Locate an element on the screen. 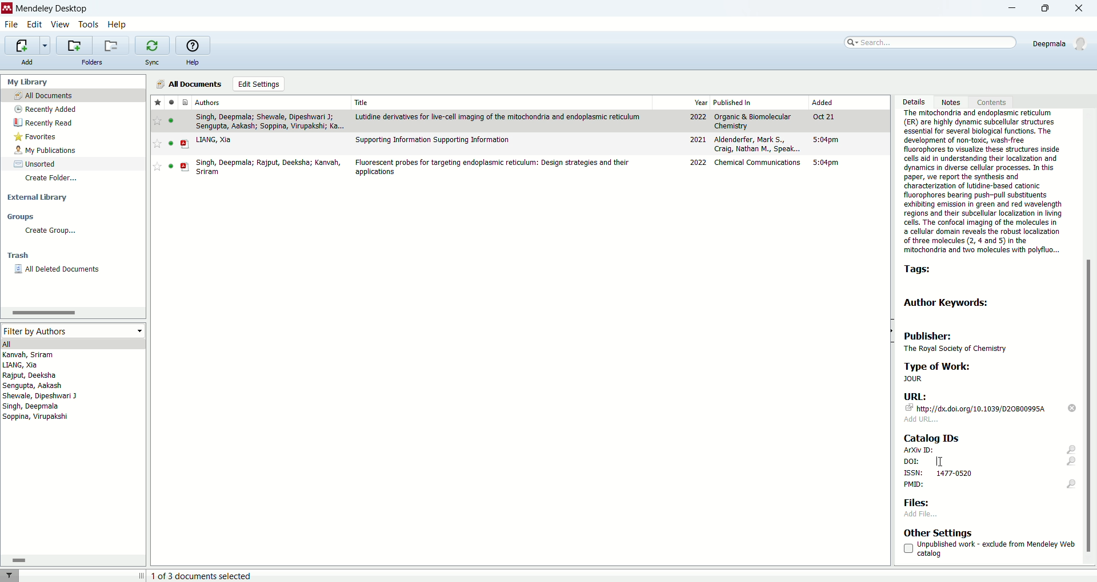 The image size is (1097, 582). create a new folder is located at coordinates (73, 45).